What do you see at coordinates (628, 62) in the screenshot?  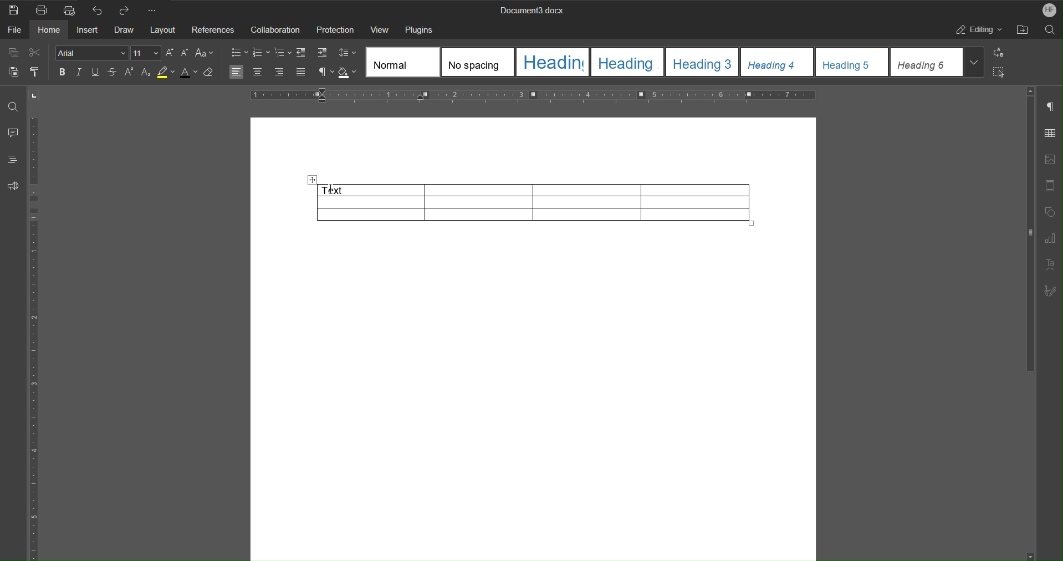 I see `Heading 2` at bounding box center [628, 62].